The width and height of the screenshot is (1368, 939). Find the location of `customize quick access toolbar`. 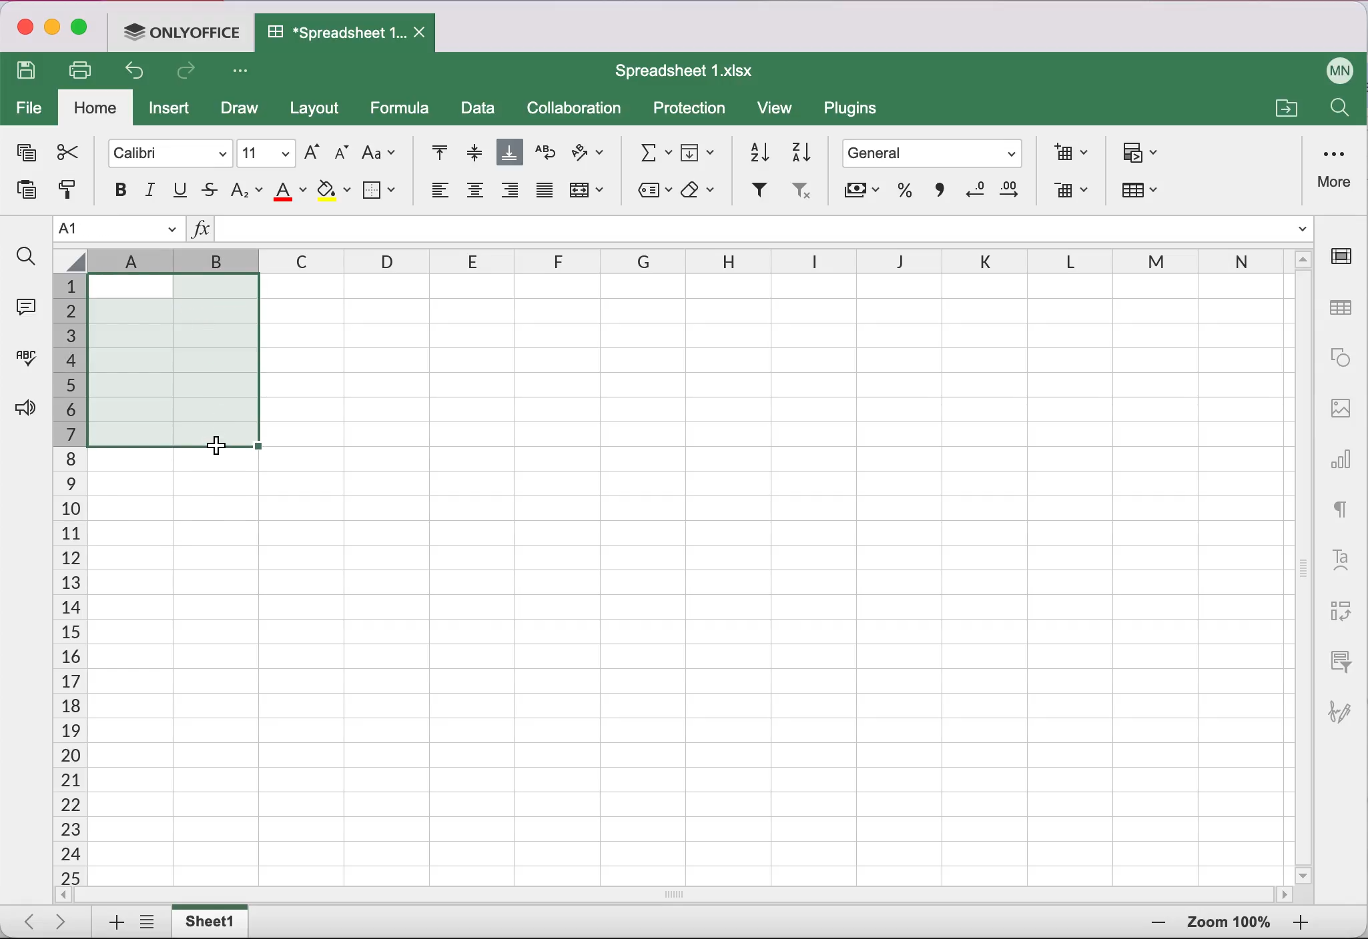

customize quick access toolbar is located at coordinates (244, 72).